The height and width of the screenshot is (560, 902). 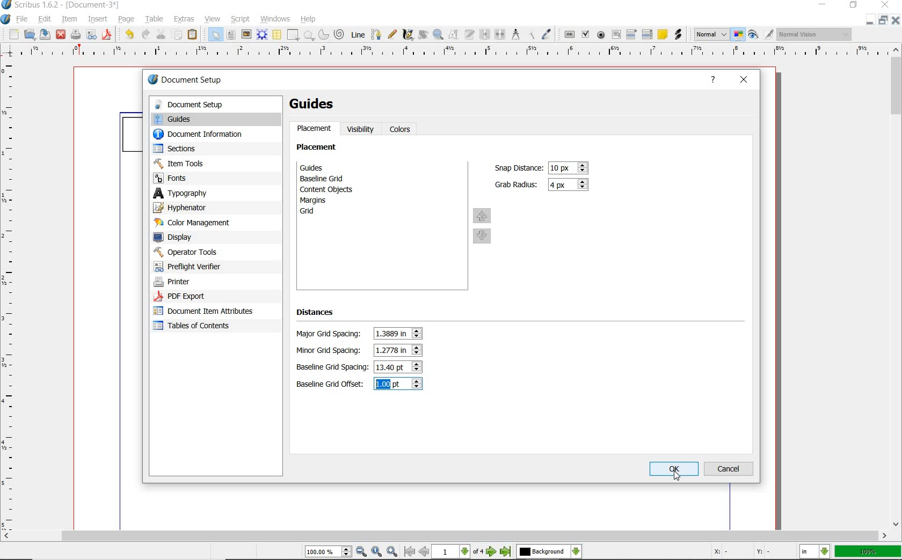 What do you see at coordinates (69, 20) in the screenshot?
I see `item` at bounding box center [69, 20].